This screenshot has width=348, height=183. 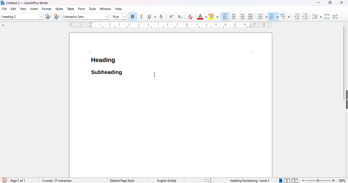 I want to click on superscript, so click(x=172, y=16).